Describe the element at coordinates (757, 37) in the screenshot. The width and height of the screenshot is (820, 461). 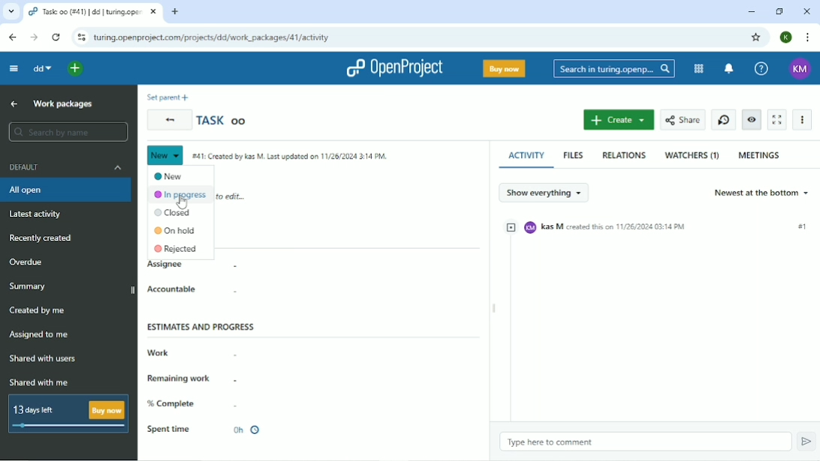
I see `Bookmark this tab` at that location.